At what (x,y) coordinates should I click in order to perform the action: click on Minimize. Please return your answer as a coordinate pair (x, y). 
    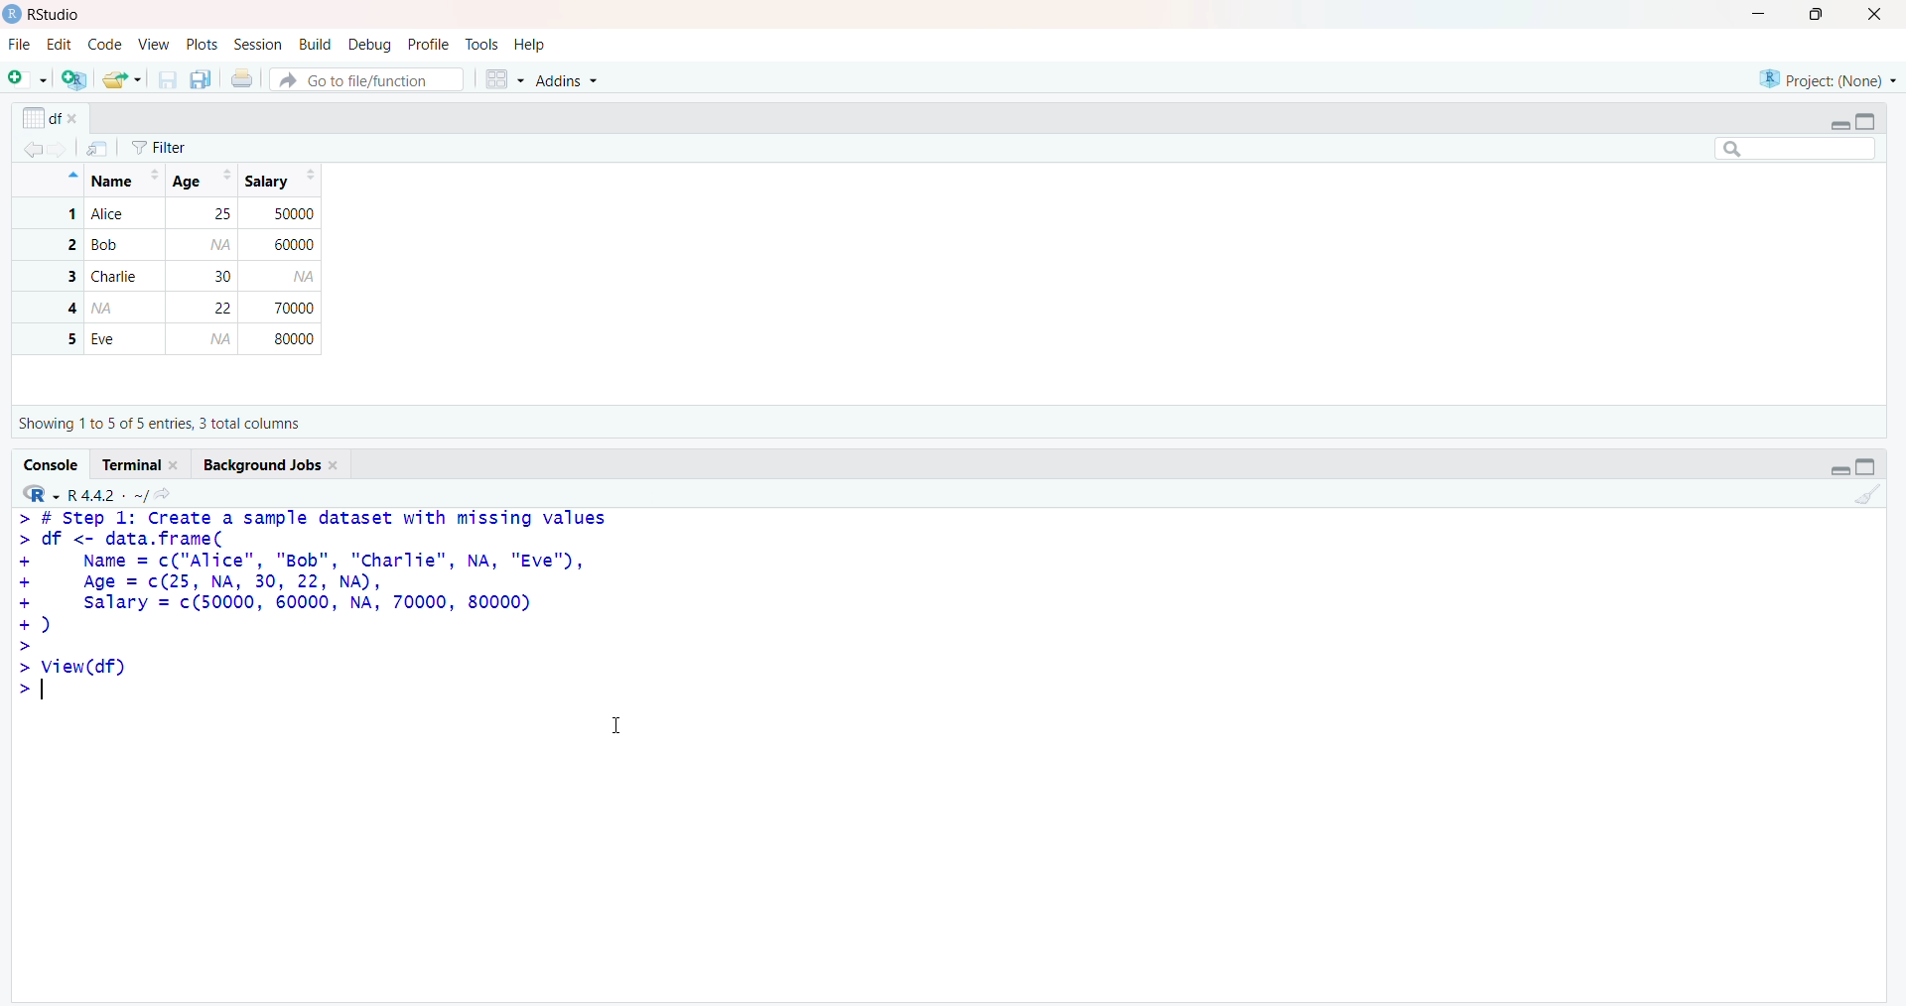
    Looking at the image, I should click on (1837, 124).